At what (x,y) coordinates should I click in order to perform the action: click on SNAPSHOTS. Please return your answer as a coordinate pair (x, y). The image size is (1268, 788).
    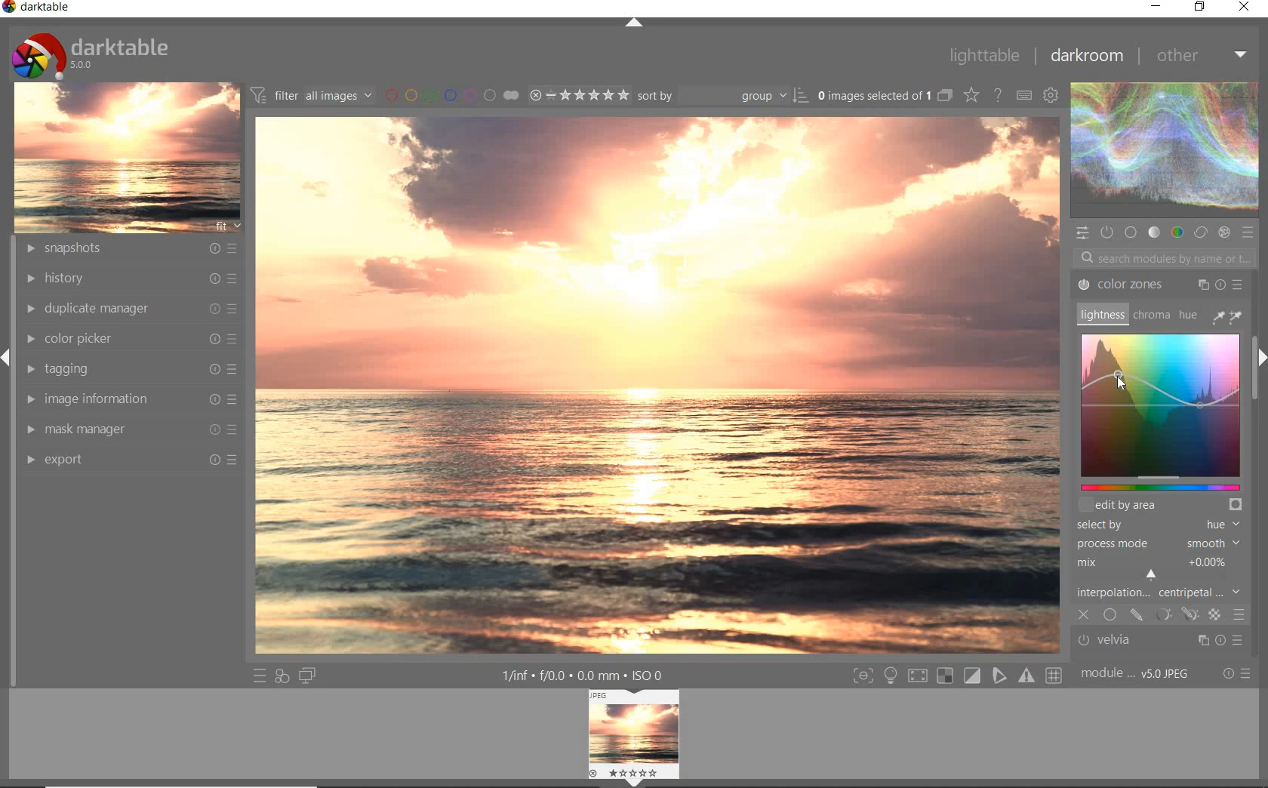
    Looking at the image, I should click on (130, 249).